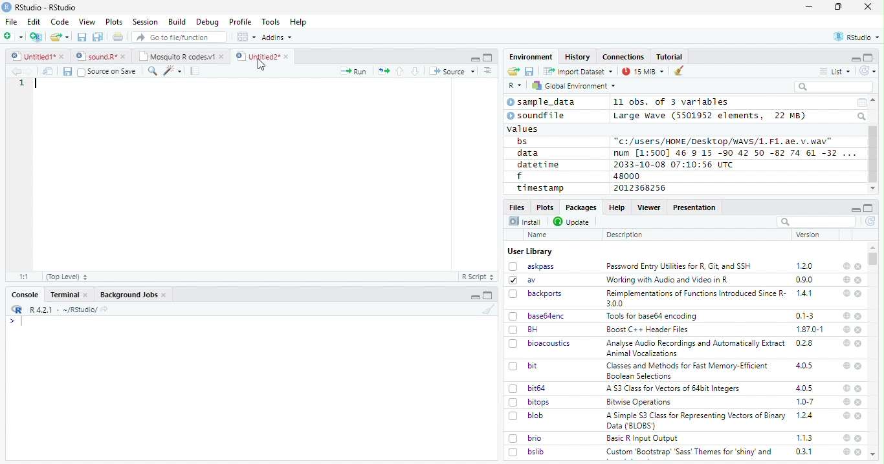 The width and height of the screenshot is (884, 464). What do you see at coordinates (530, 72) in the screenshot?
I see `Save` at bounding box center [530, 72].